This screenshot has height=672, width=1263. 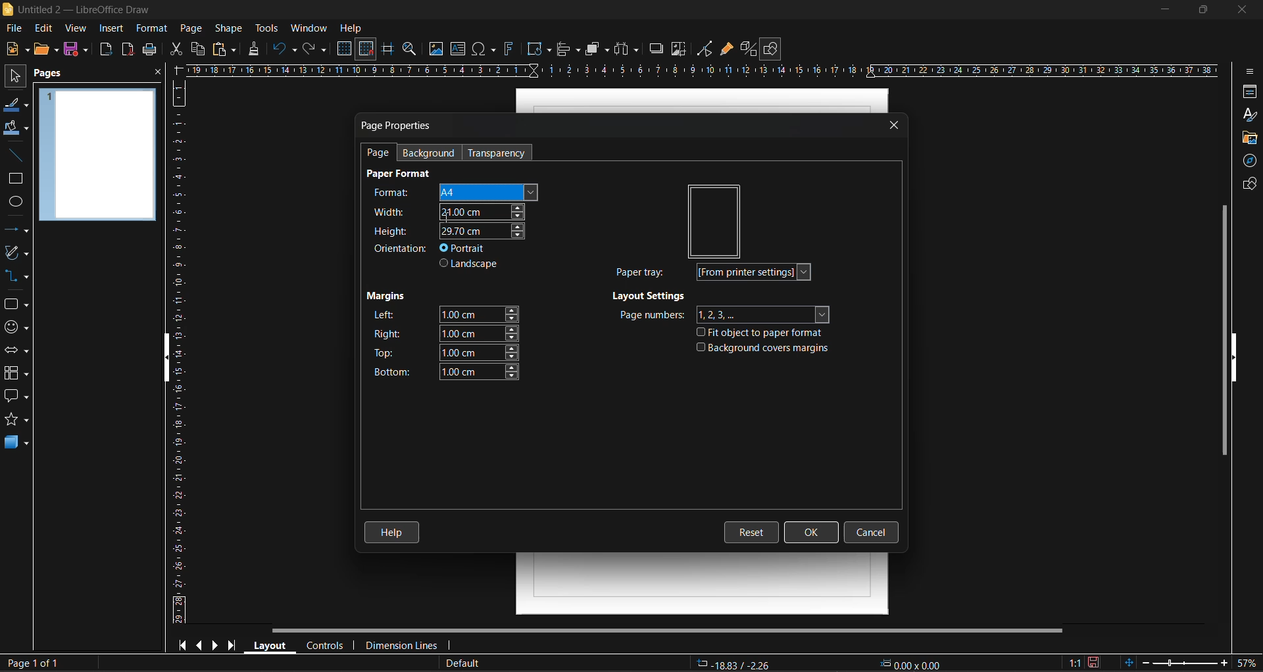 I want to click on new, so click(x=14, y=51).